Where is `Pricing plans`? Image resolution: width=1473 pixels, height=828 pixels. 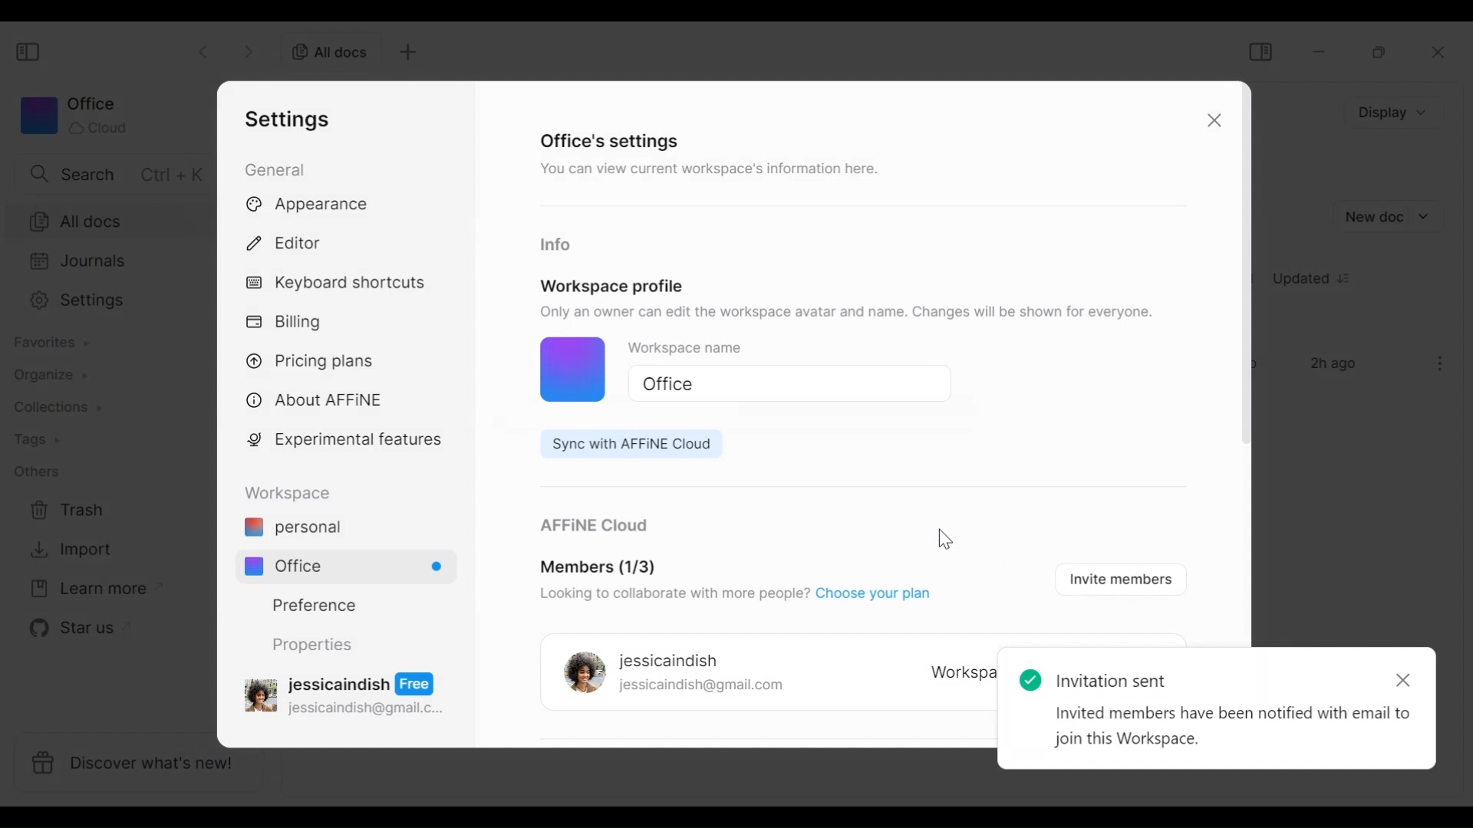 Pricing plans is located at coordinates (316, 360).